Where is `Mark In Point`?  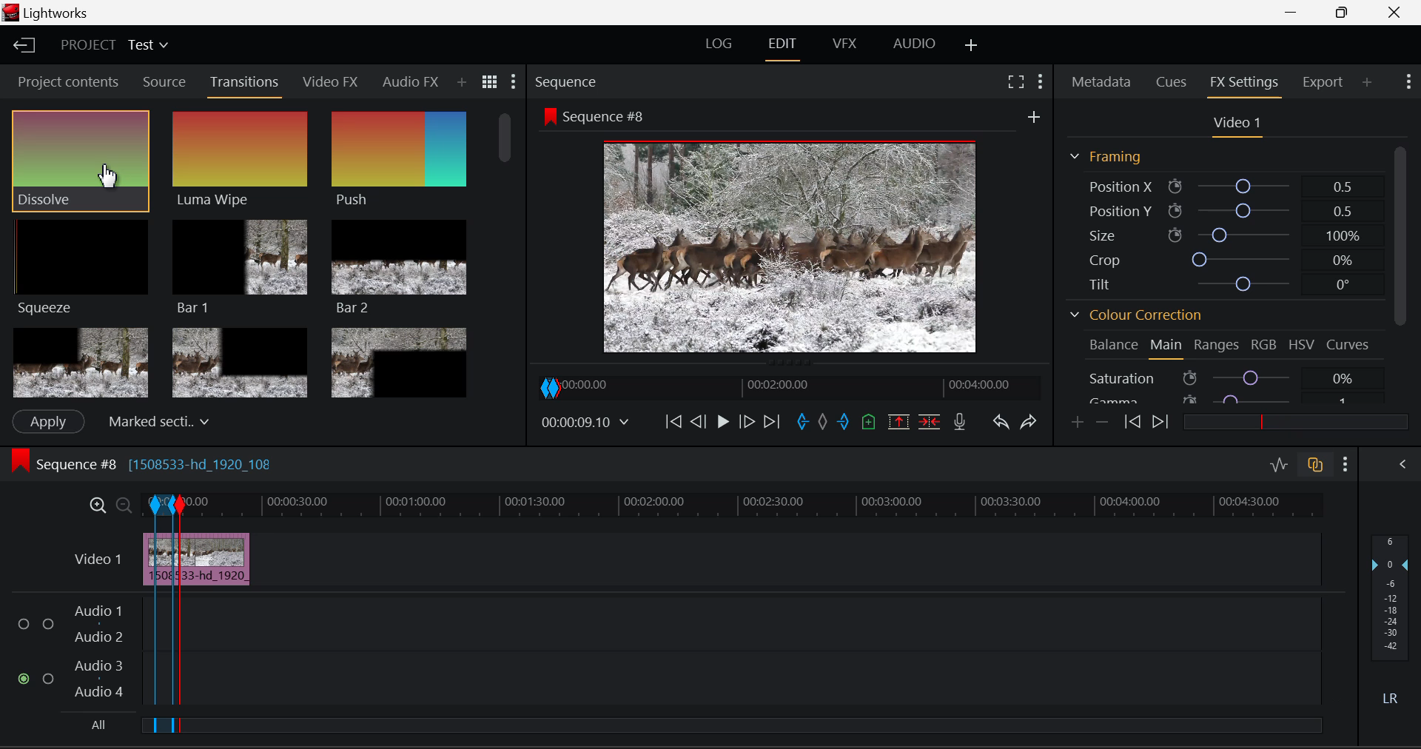 Mark In Point is located at coordinates (803, 424).